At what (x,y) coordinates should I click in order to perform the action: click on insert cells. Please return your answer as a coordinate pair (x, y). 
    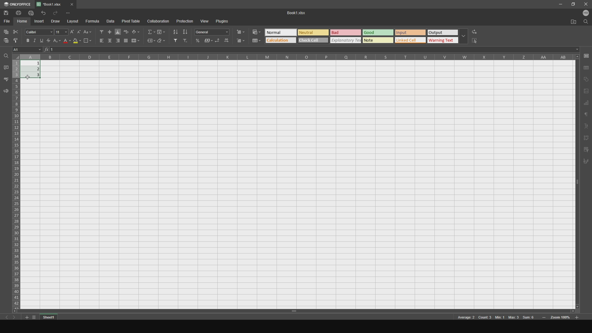
    Looking at the image, I should click on (242, 32).